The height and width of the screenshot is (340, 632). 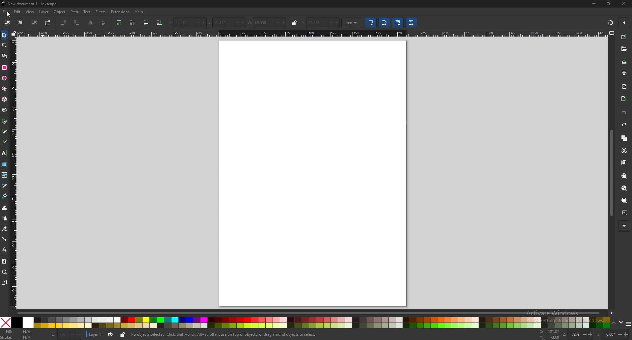 What do you see at coordinates (195, 23) in the screenshot?
I see `-` at bounding box center [195, 23].